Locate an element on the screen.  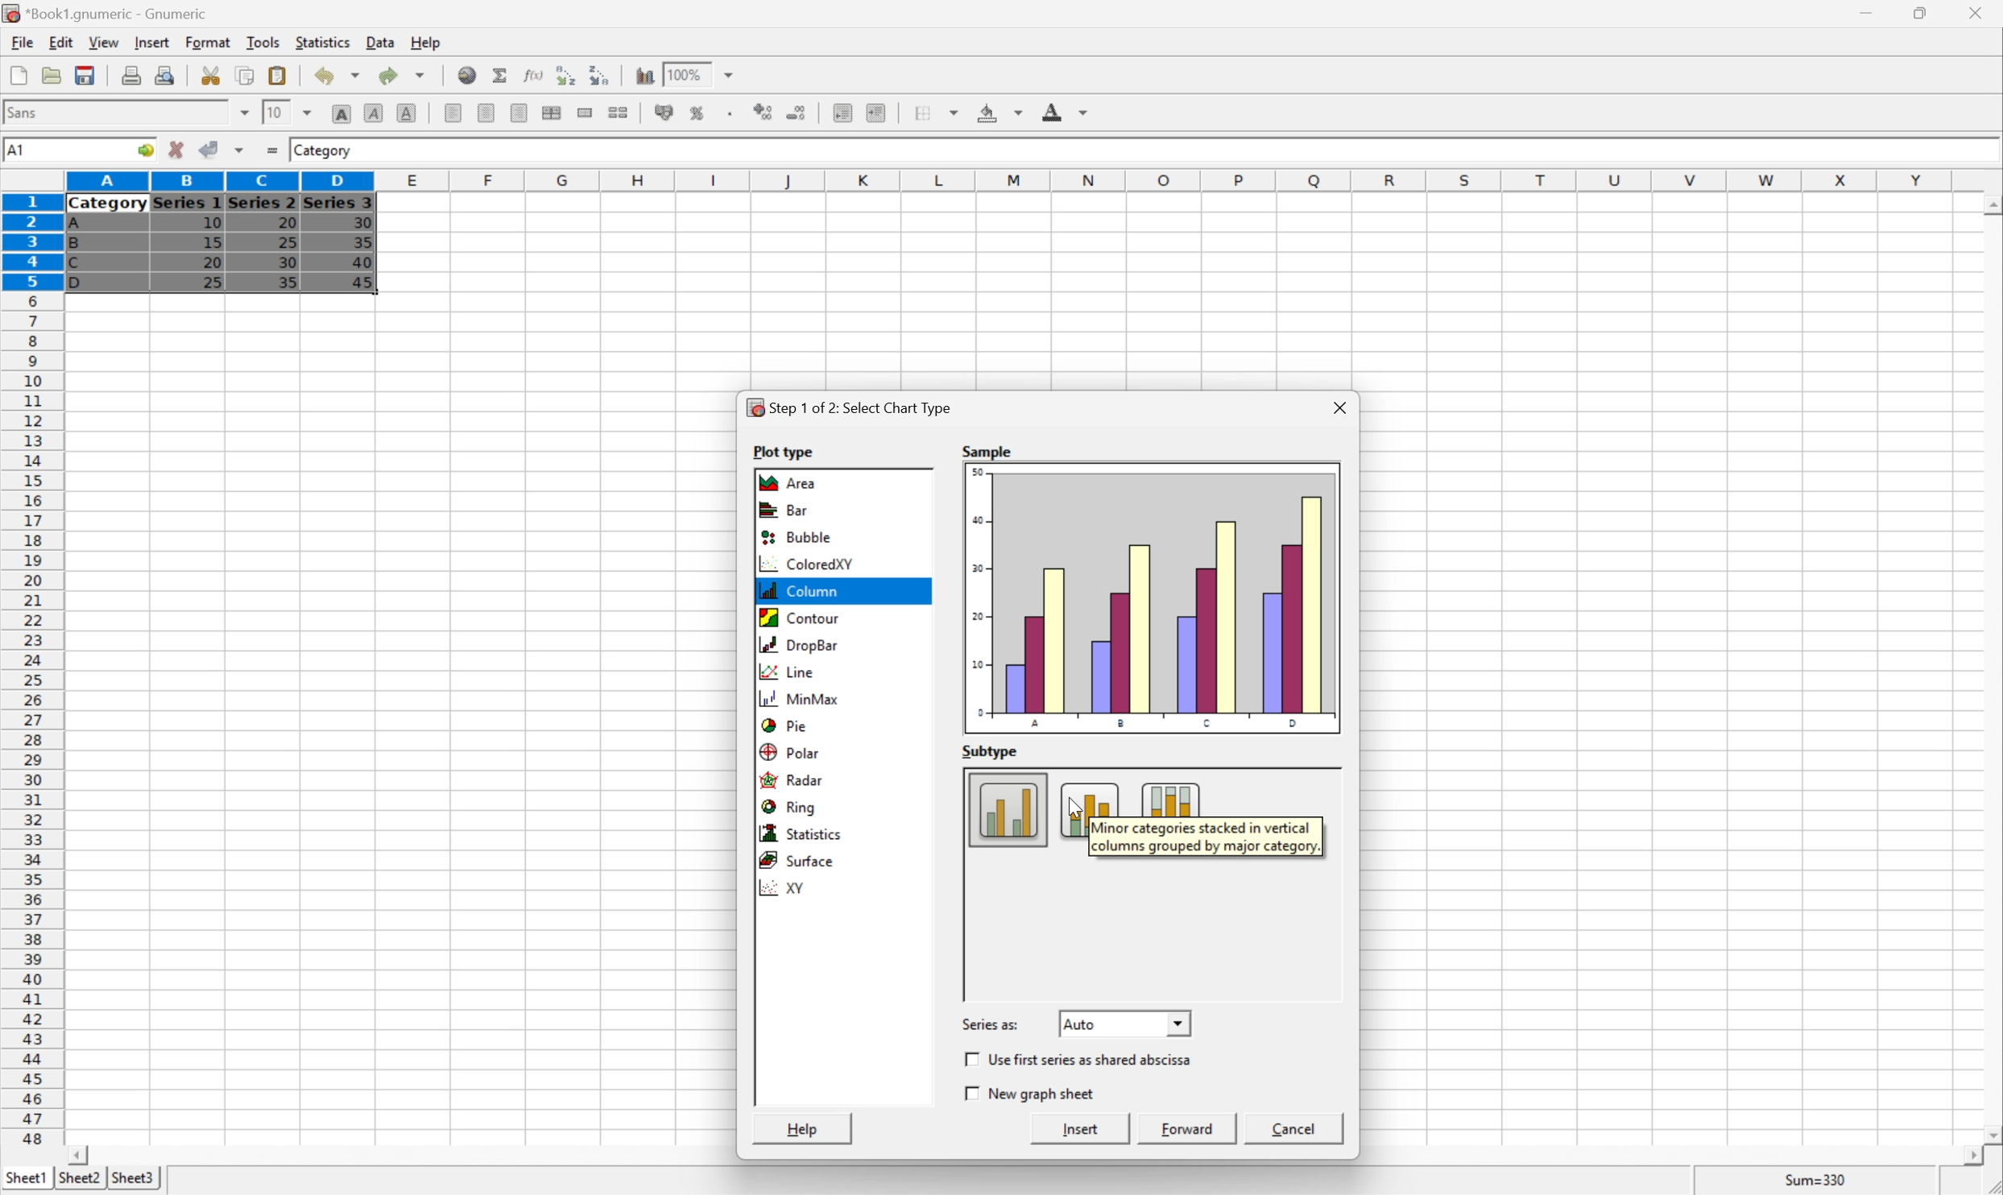
Edit function in current cell is located at coordinates (535, 75).